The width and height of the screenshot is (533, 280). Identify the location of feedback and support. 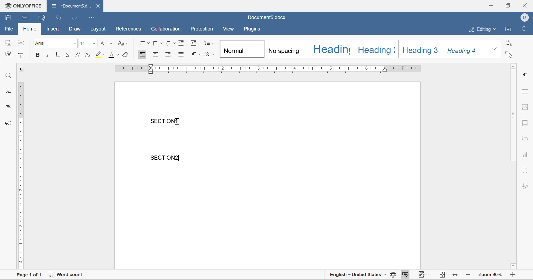
(9, 122).